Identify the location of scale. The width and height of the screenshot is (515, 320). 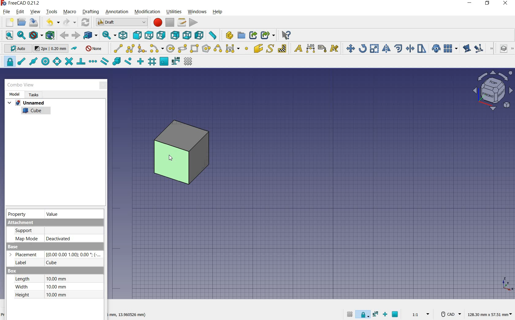
(375, 48).